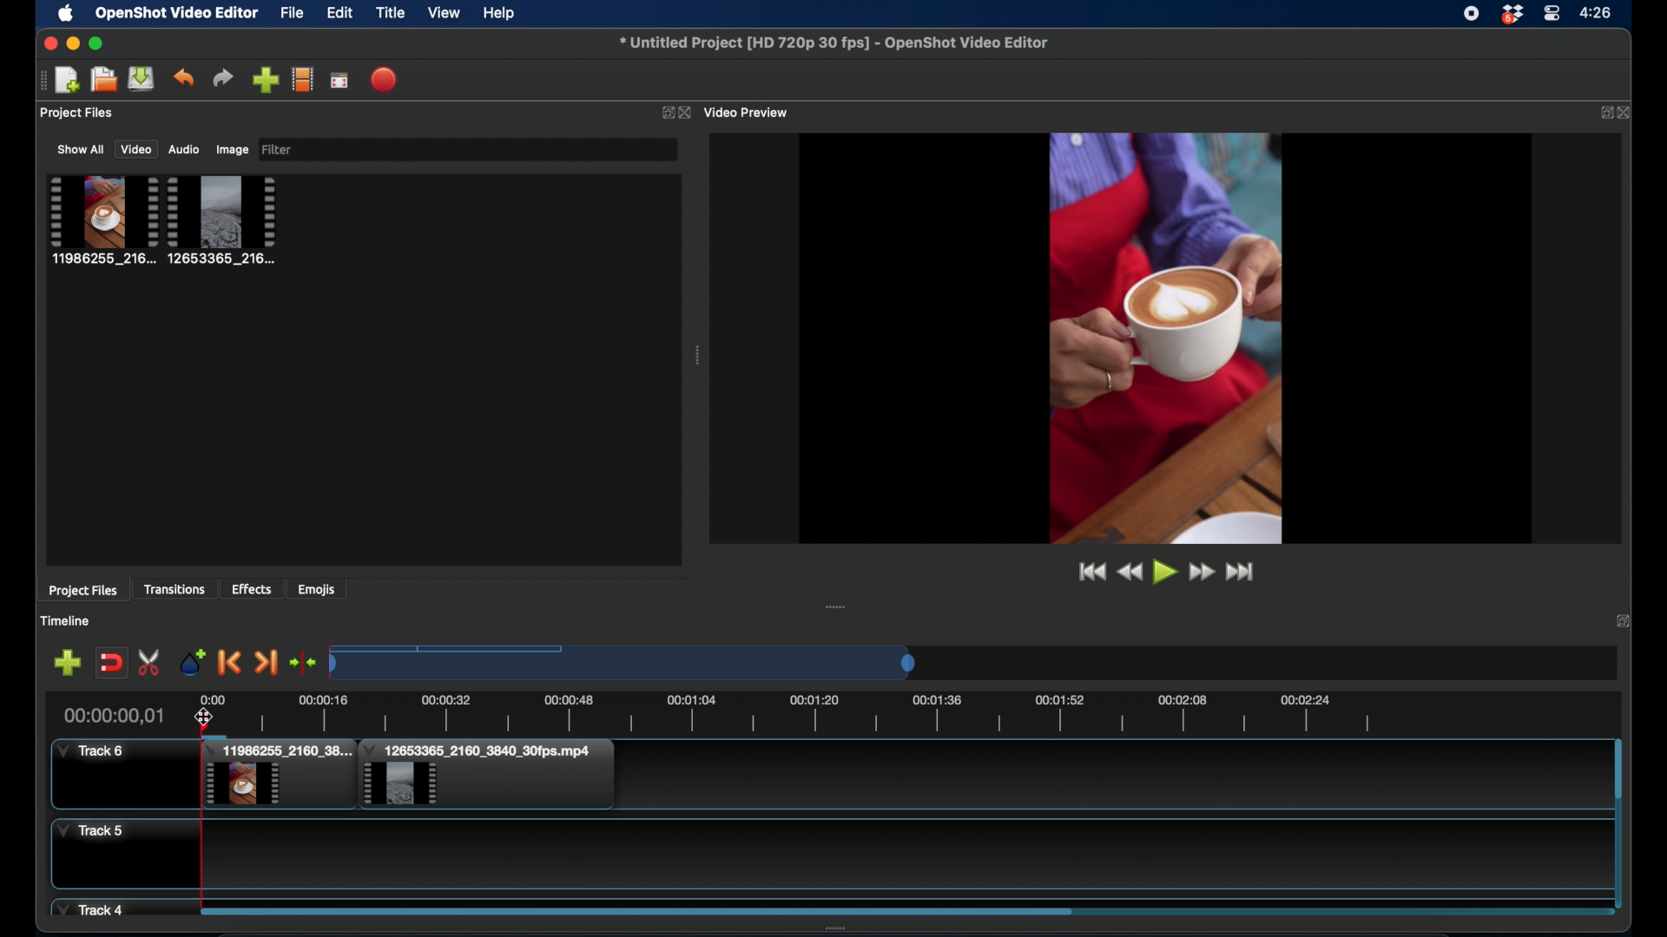 This screenshot has width=1667, height=937. I want to click on timeline, so click(788, 711).